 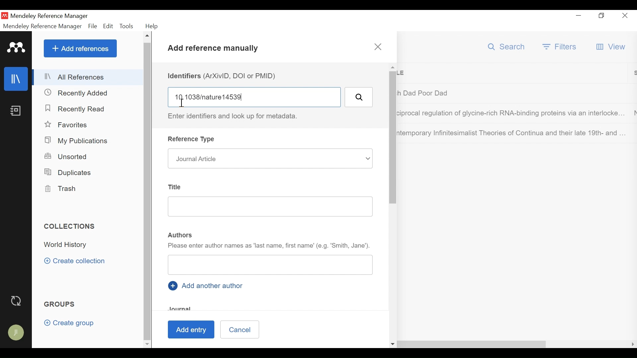 I want to click on Filter, so click(x=560, y=47).